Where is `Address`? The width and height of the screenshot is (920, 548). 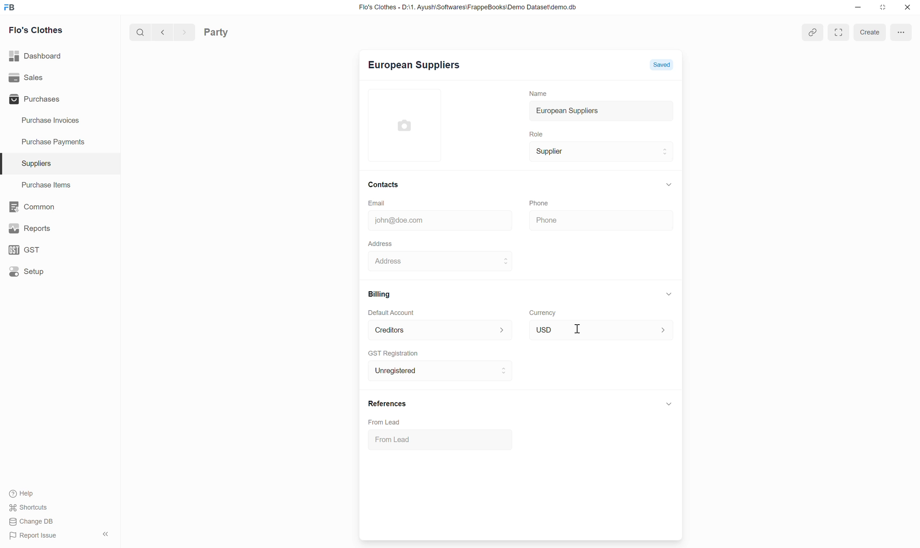
Address is located at coordinates (377, 242).